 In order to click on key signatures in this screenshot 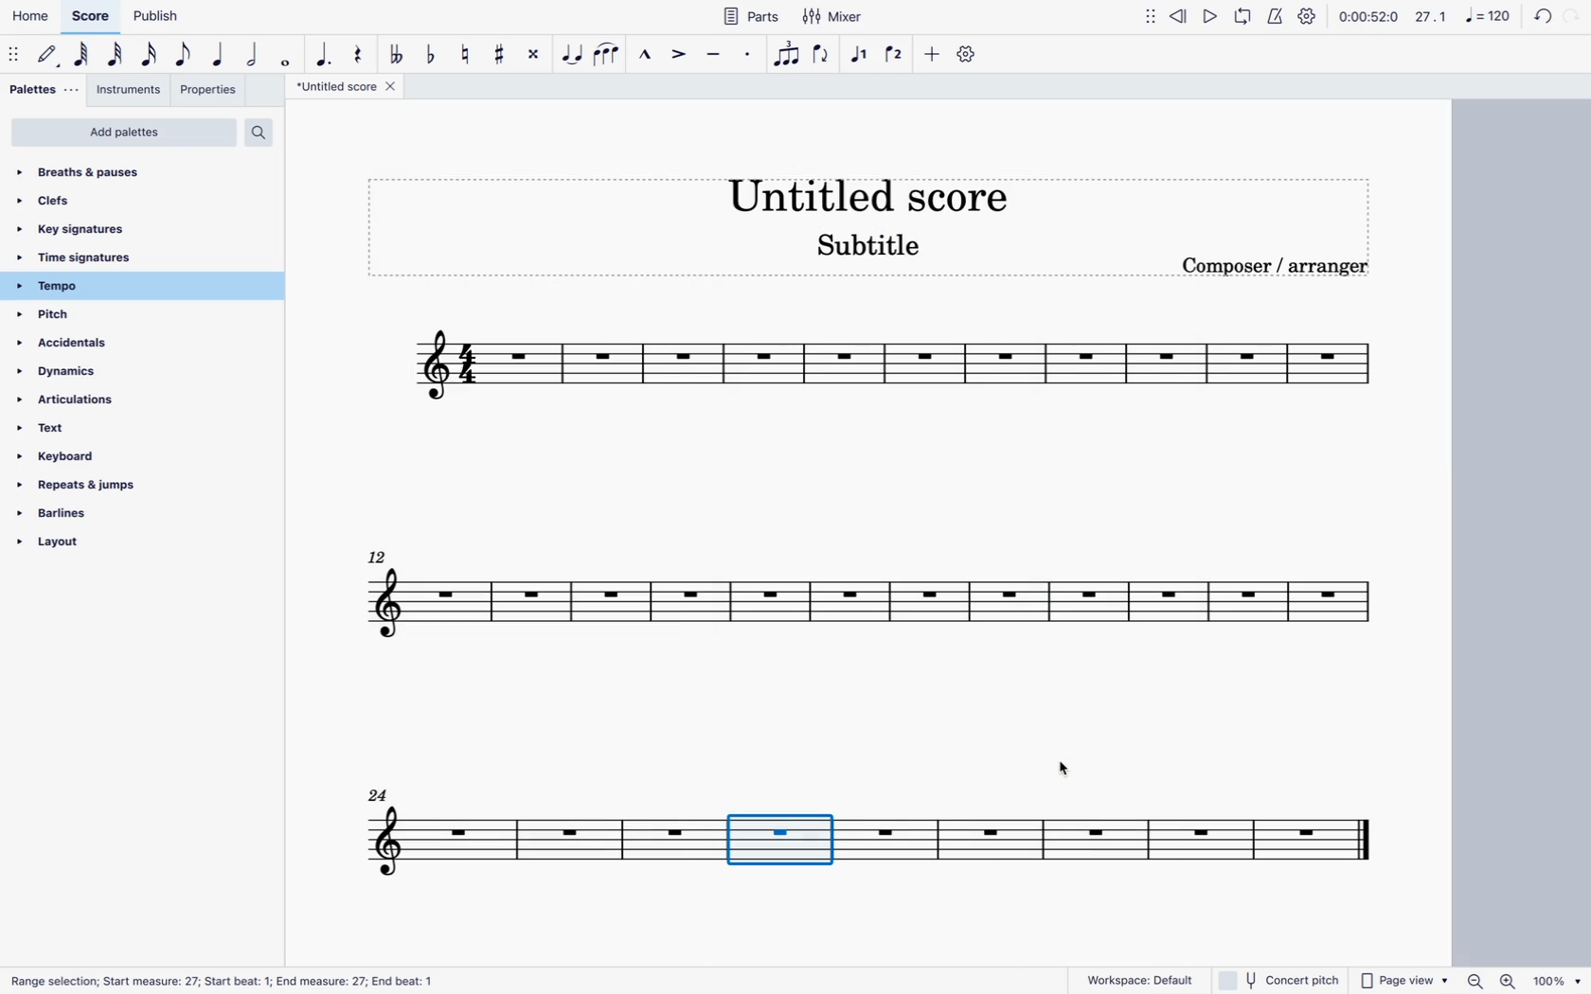, I will do `click(75, 231)`.